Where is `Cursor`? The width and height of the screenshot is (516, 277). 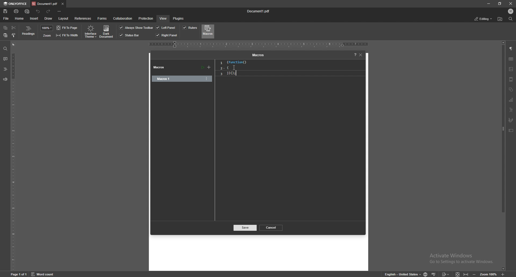 Cursor is located at coordinates (234, 68).